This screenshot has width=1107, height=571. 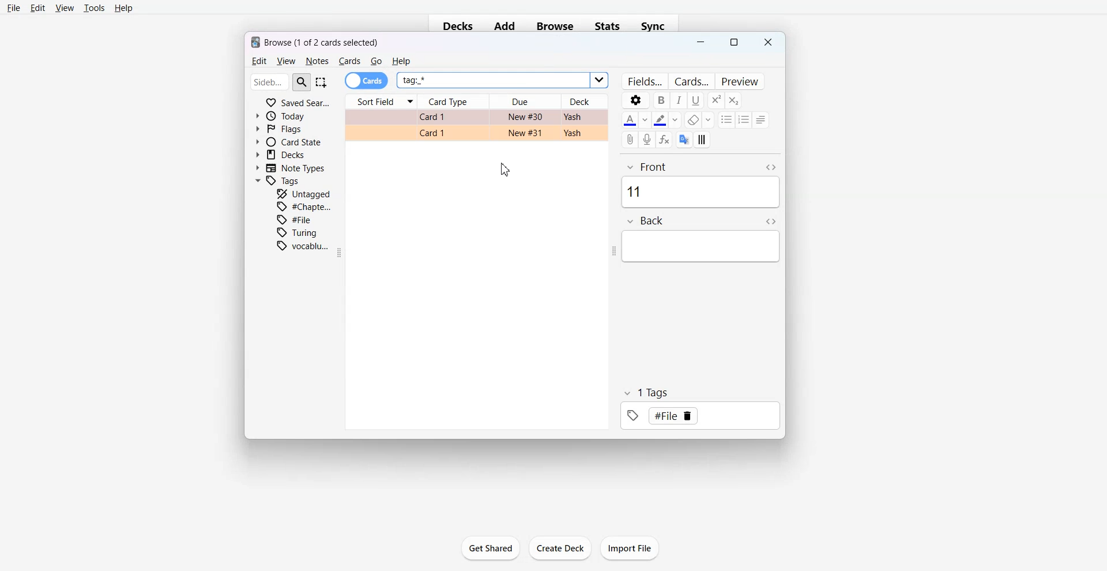 What do you see at coordinates (631, 548) in the screenshot?
I see `Import File` at bounding box center [631, 548].